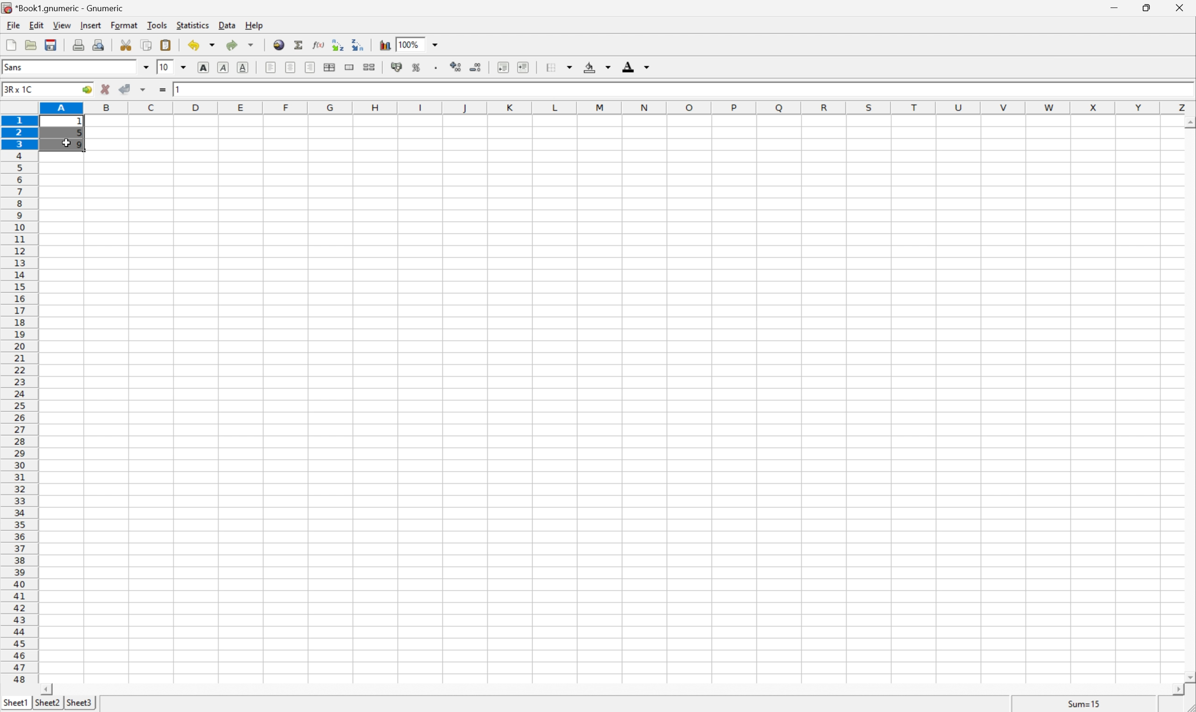 Image resolution: width=1196 pixels, height=712 pixels. Describe the element at coordinates (126, 44) in the screenshot. I see `cut` at that location.